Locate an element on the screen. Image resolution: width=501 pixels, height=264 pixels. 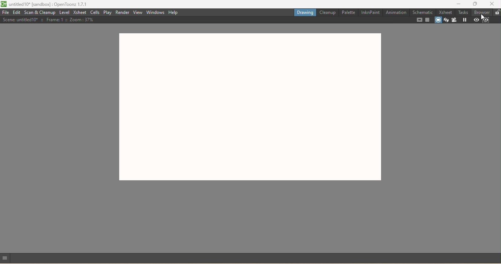
GUI show/hide is located at coordinates (6, 259).